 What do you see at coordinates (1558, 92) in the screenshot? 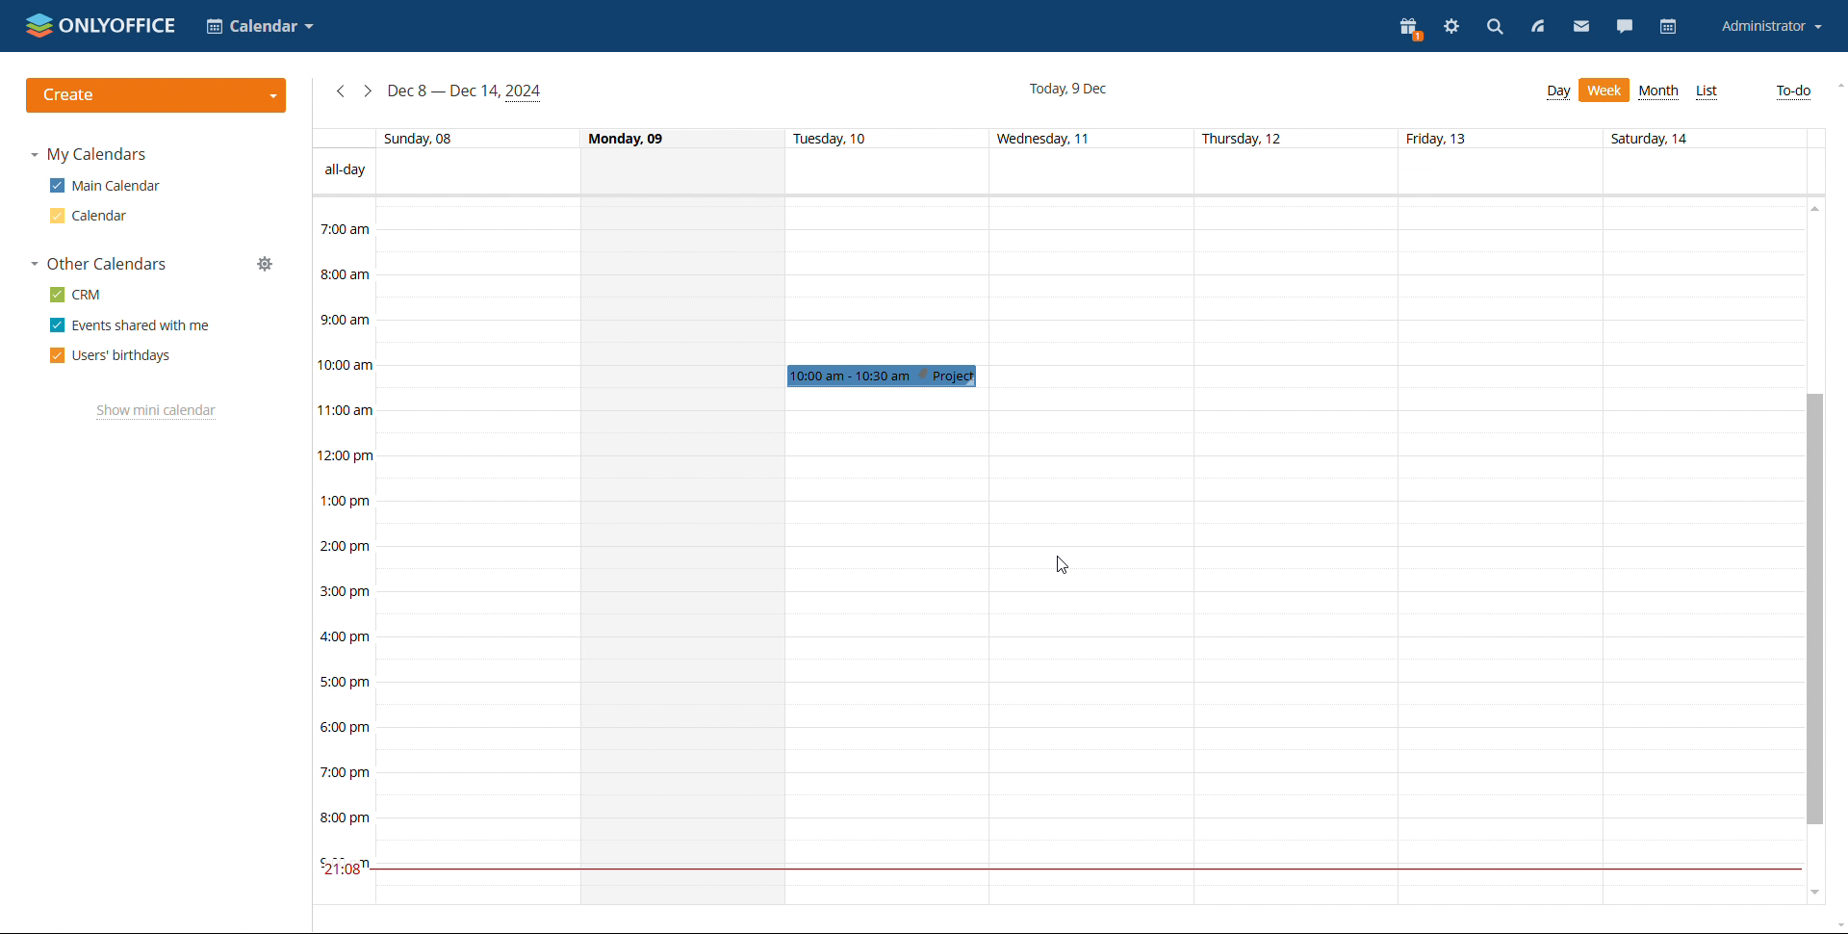
I see `day view` at bounding box center [1558, 92].